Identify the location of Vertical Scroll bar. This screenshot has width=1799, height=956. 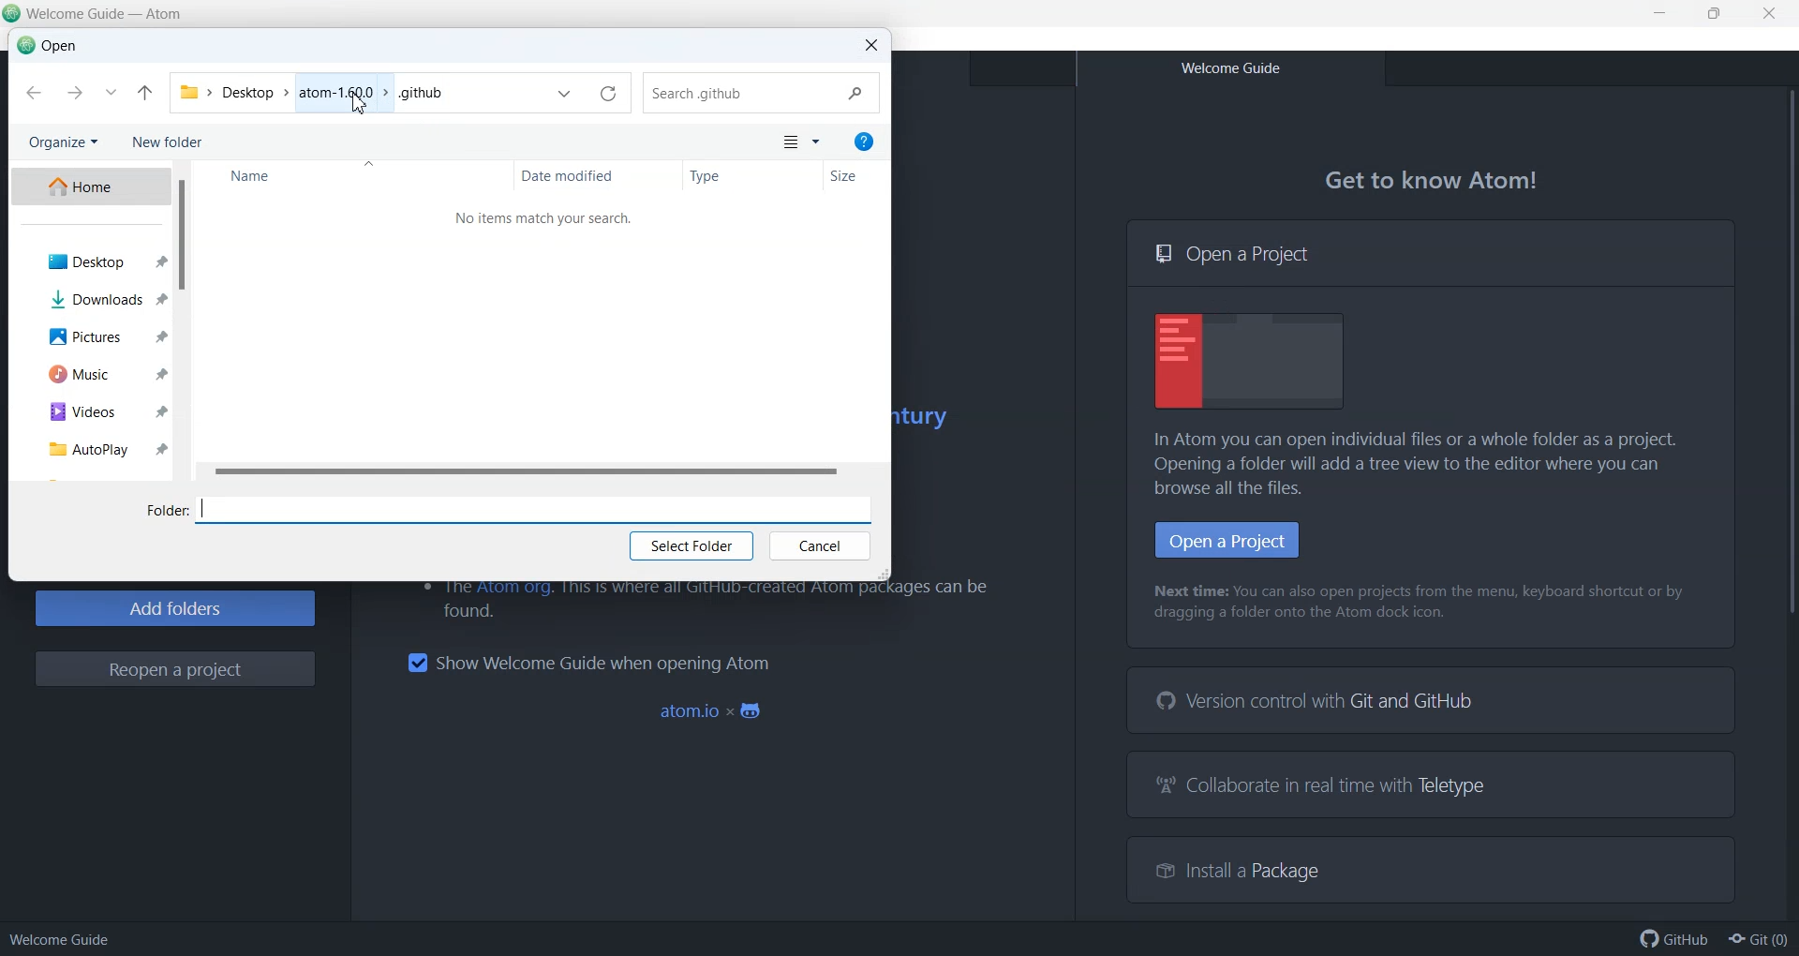
(181, 321).